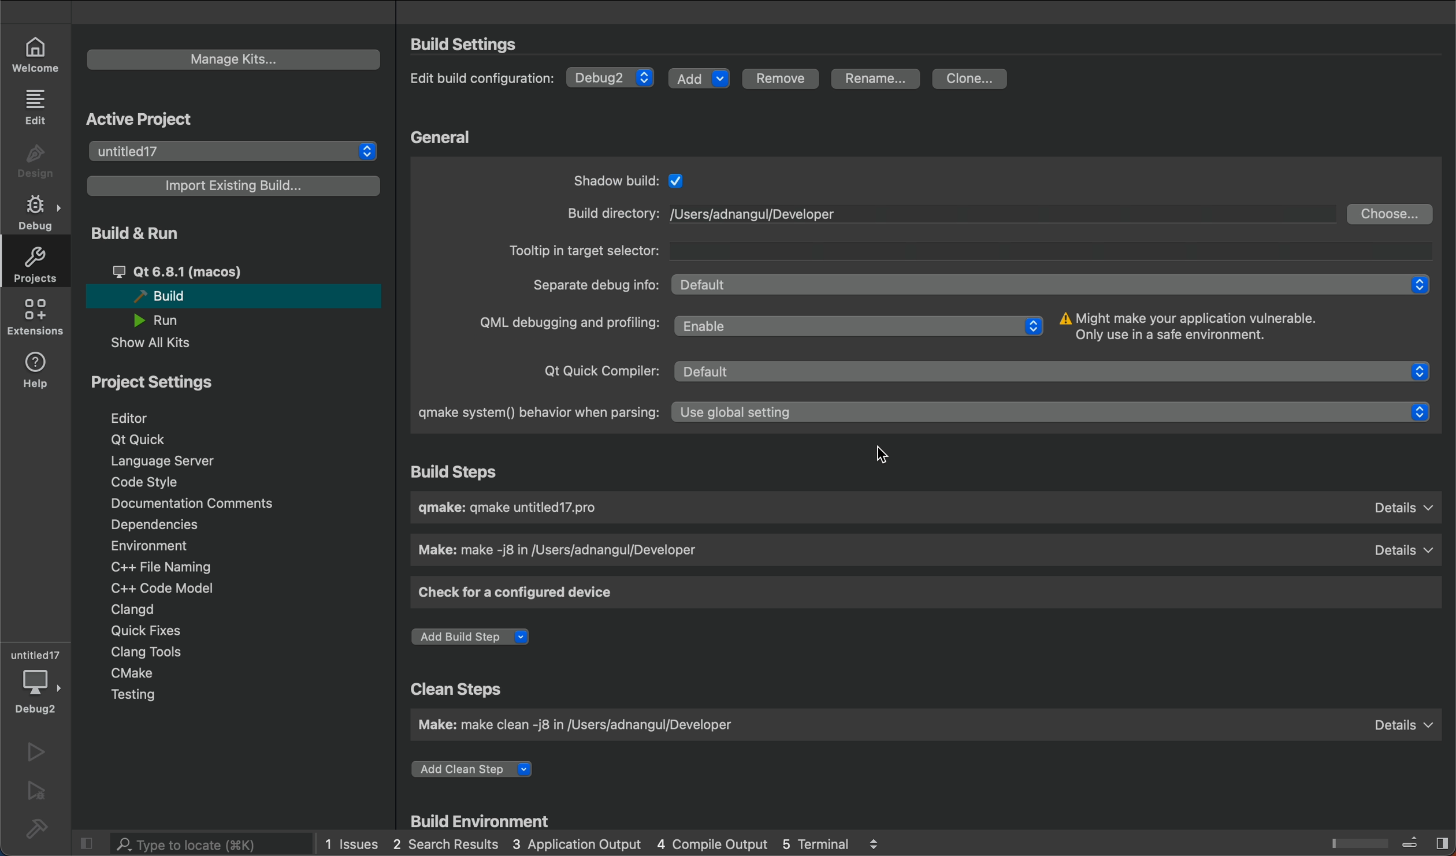  What do you see at coordinates (195, 503) in the screenshot?
I see `documentation comments` at bounding box center [195, 503].